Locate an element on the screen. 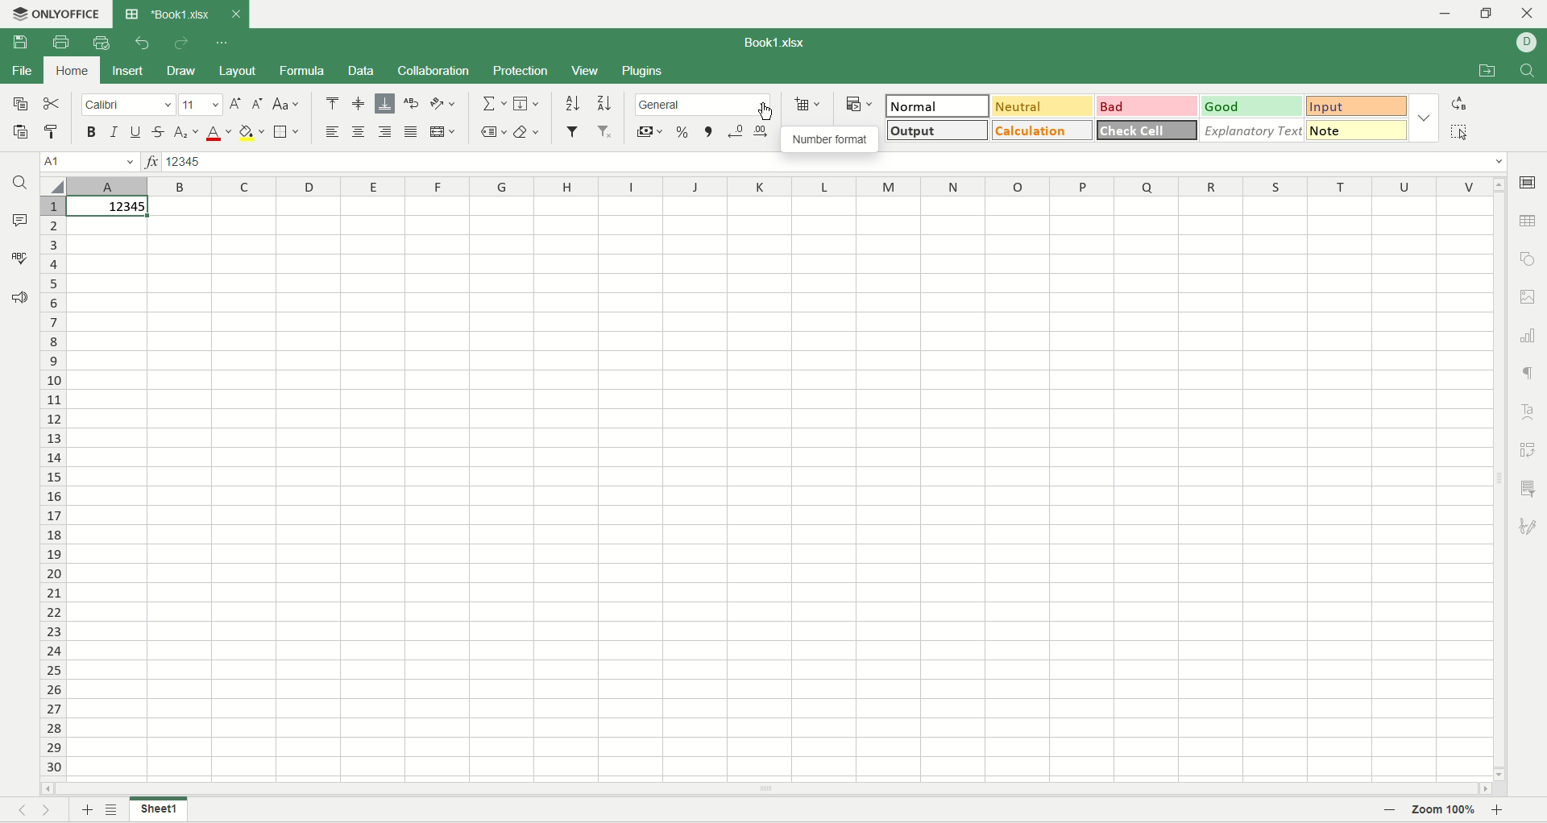 The image size is (1547, 823). vertical scroll bar is located at coordinates (1501, 479).